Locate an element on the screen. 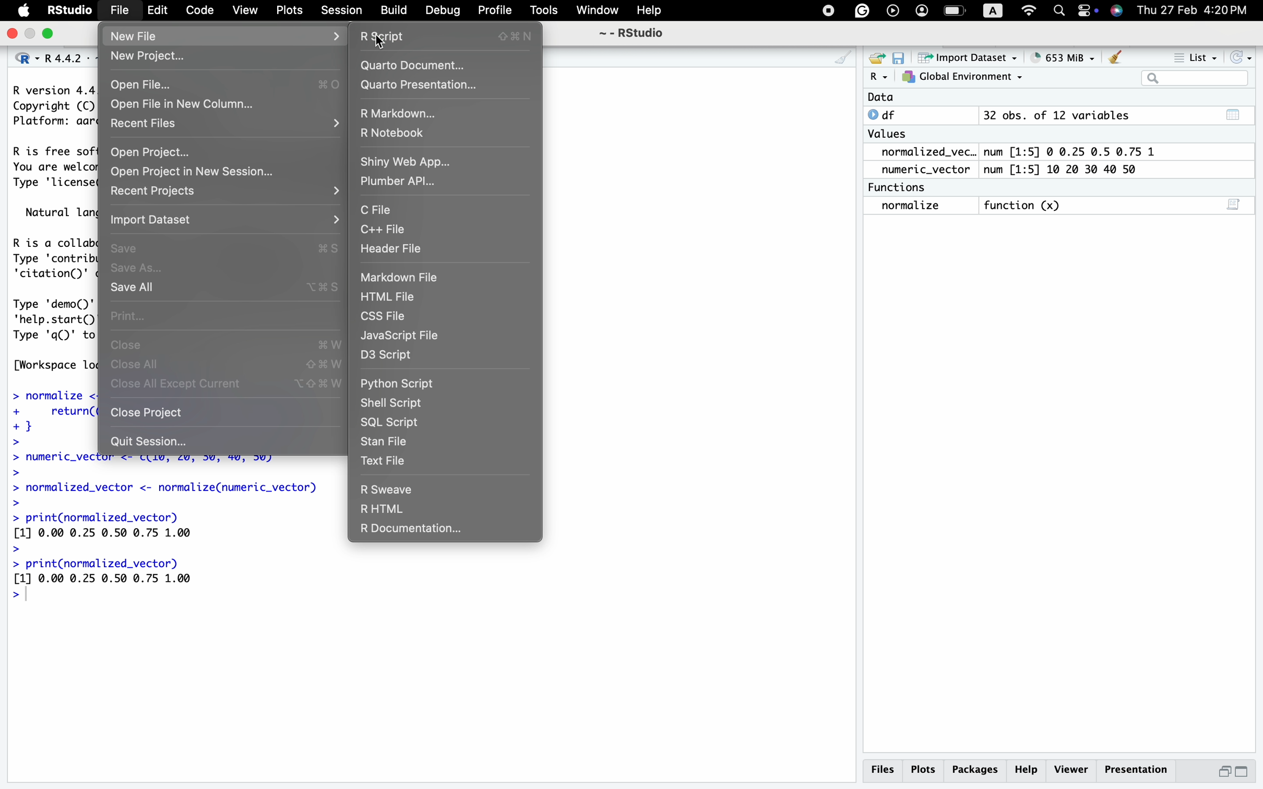  32 obs. of 12 variables is located at coordinates (1056, 116).